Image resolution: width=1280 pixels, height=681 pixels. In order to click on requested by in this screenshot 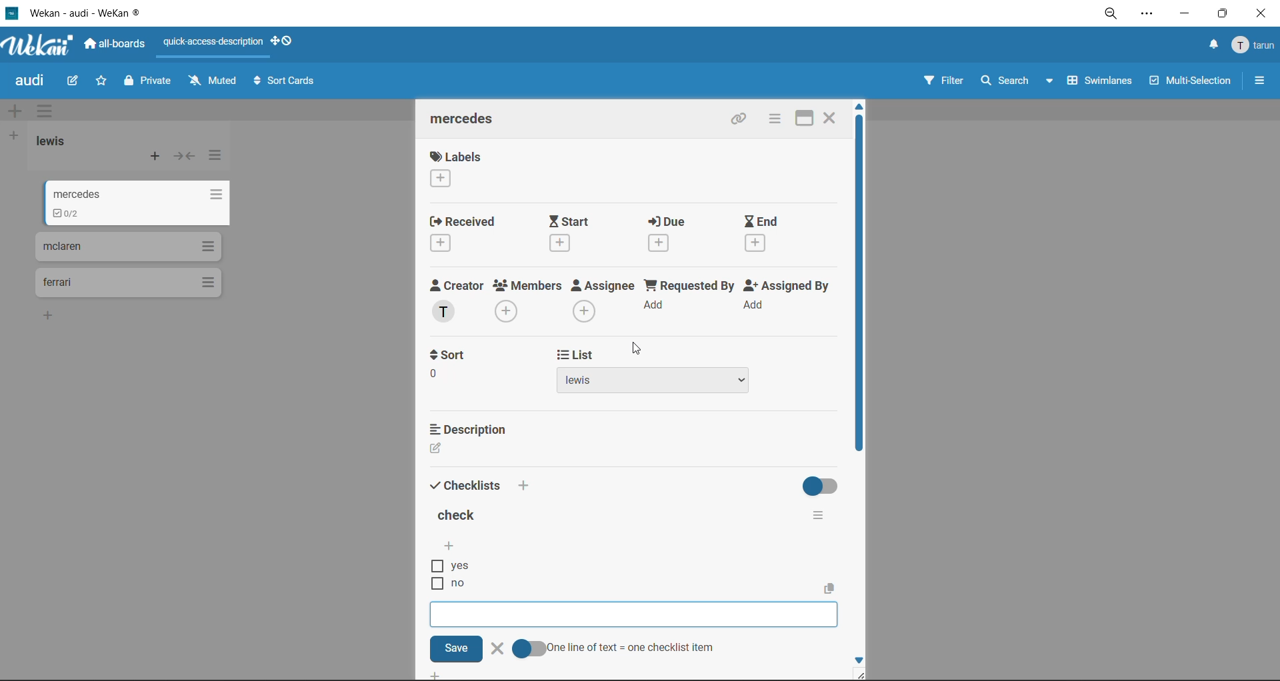, I will do `click(691, 300)`.